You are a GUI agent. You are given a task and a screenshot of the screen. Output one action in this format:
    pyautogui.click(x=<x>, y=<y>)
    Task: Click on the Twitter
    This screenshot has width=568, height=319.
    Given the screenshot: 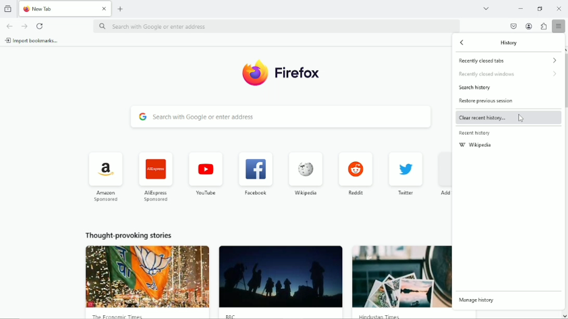 What is the action you would take?
    pyautogui.click(x=407, y=172)
    